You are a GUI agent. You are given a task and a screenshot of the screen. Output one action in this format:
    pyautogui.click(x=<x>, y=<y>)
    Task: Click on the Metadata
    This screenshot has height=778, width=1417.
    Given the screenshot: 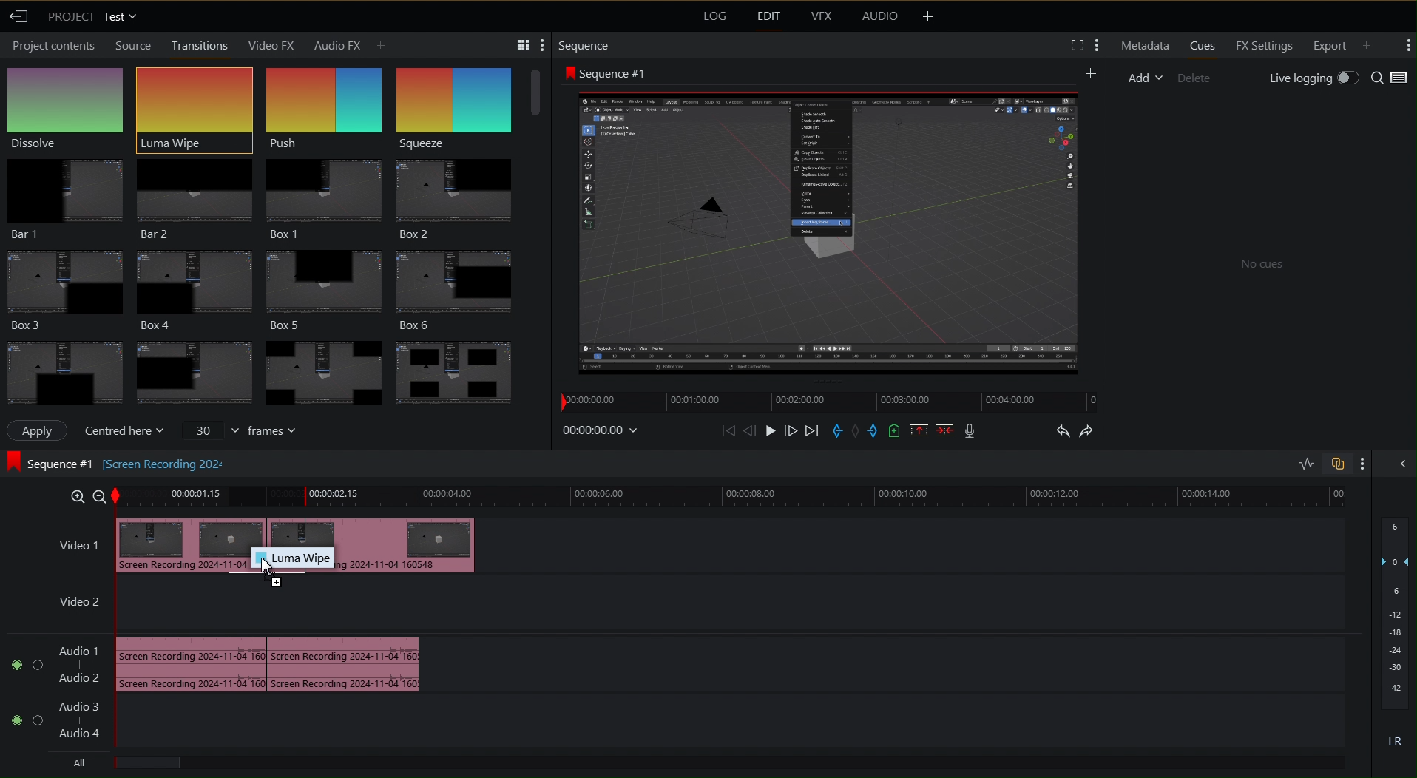 What is the action you would take?
    pyautogui.click(x=1143, y=45)
    